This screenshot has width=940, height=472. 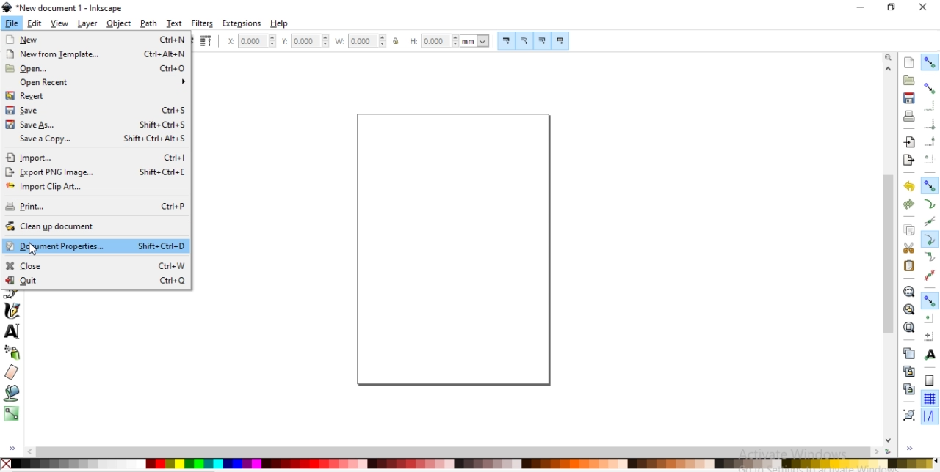 What do you see at coordinates (930, 417) in the screenshot?
I see `snap guide` at bounding box center [930, 417].